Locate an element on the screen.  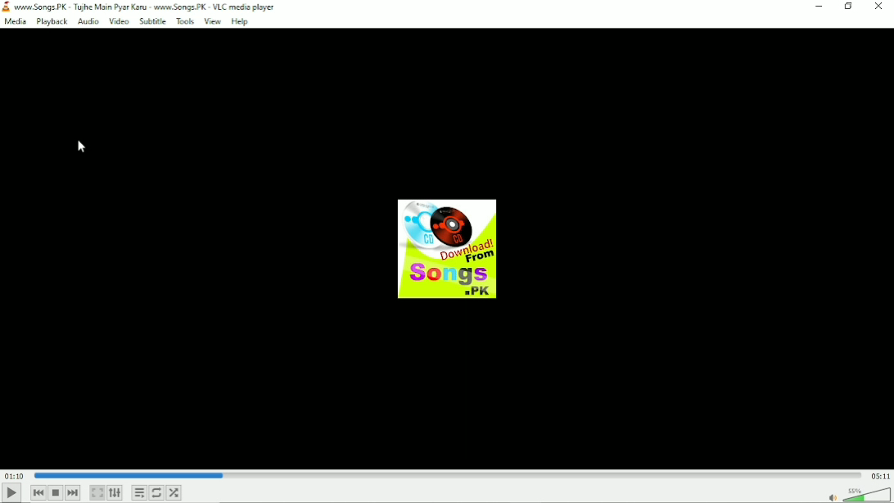
logo is located at coordinates (7, 7).